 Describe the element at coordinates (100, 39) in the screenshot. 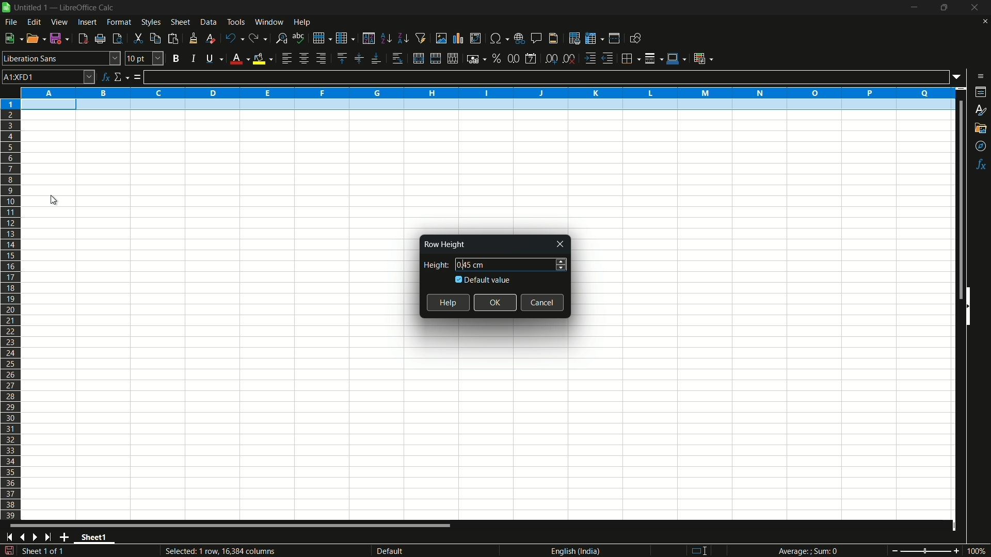

I see `print` at that location.